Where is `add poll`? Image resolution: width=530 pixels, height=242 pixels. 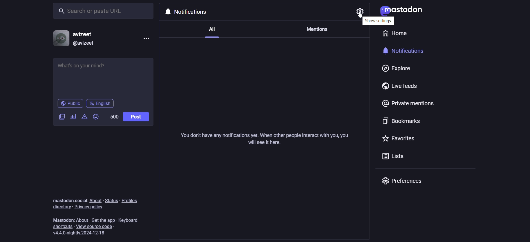
add poll is located at coordinates (73, 117).